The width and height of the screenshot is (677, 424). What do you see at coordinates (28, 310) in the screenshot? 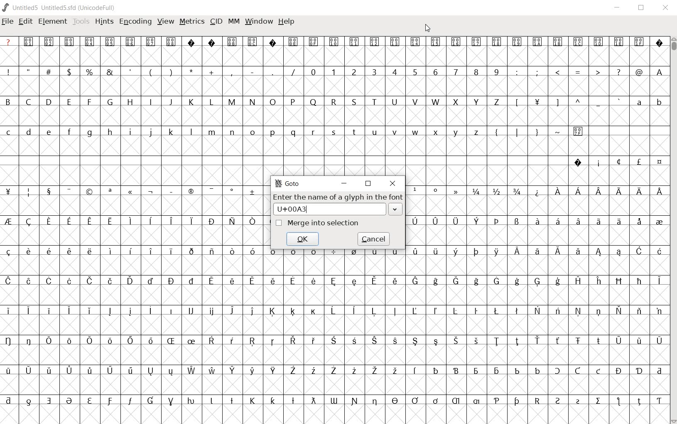
I see `Symbol` at bounding box center [28, 310].